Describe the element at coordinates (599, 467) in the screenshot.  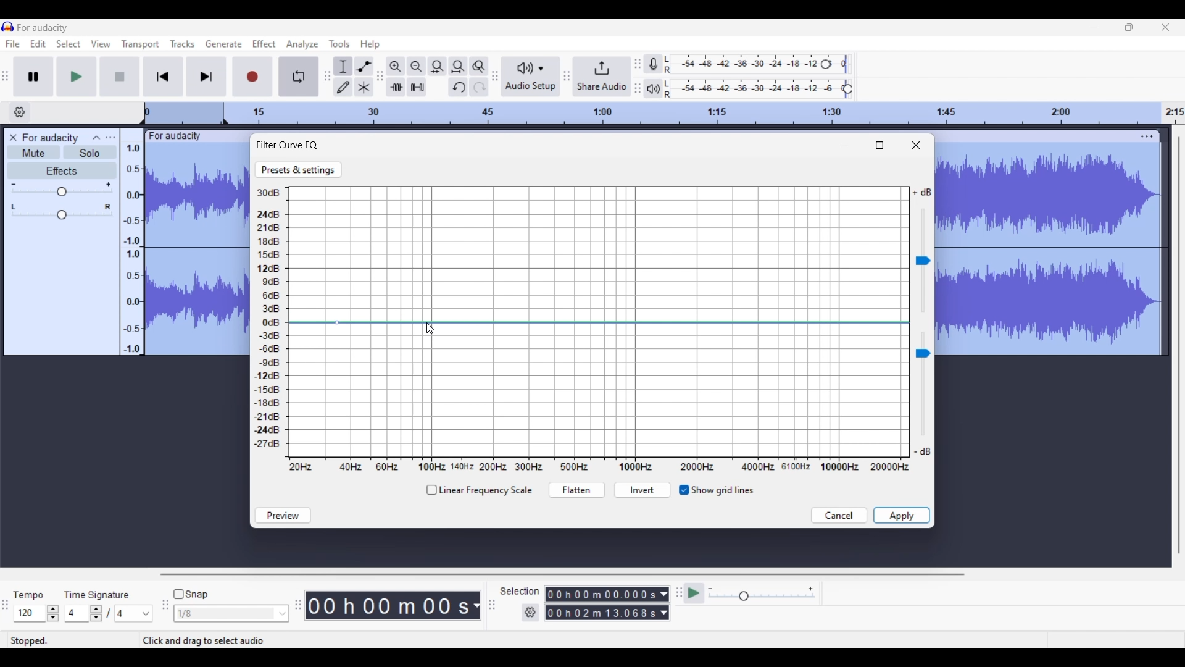
I see `X axis representing Hertz` at that location.